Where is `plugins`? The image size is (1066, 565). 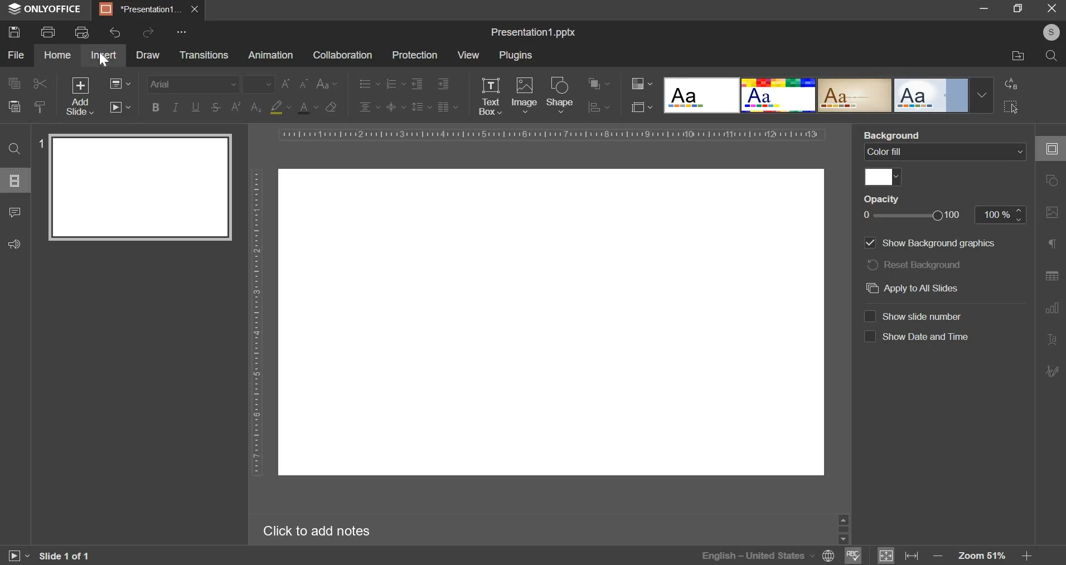 plugins is located at coordinates (516, 56).